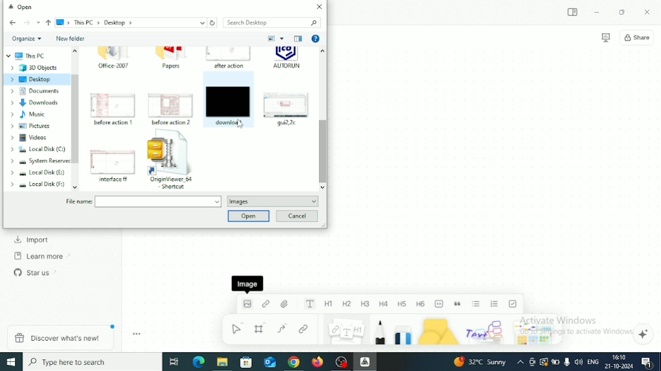 The height and width of the screenshot is (371, 661). I want to click on 3D Objects, so click(32, 68).